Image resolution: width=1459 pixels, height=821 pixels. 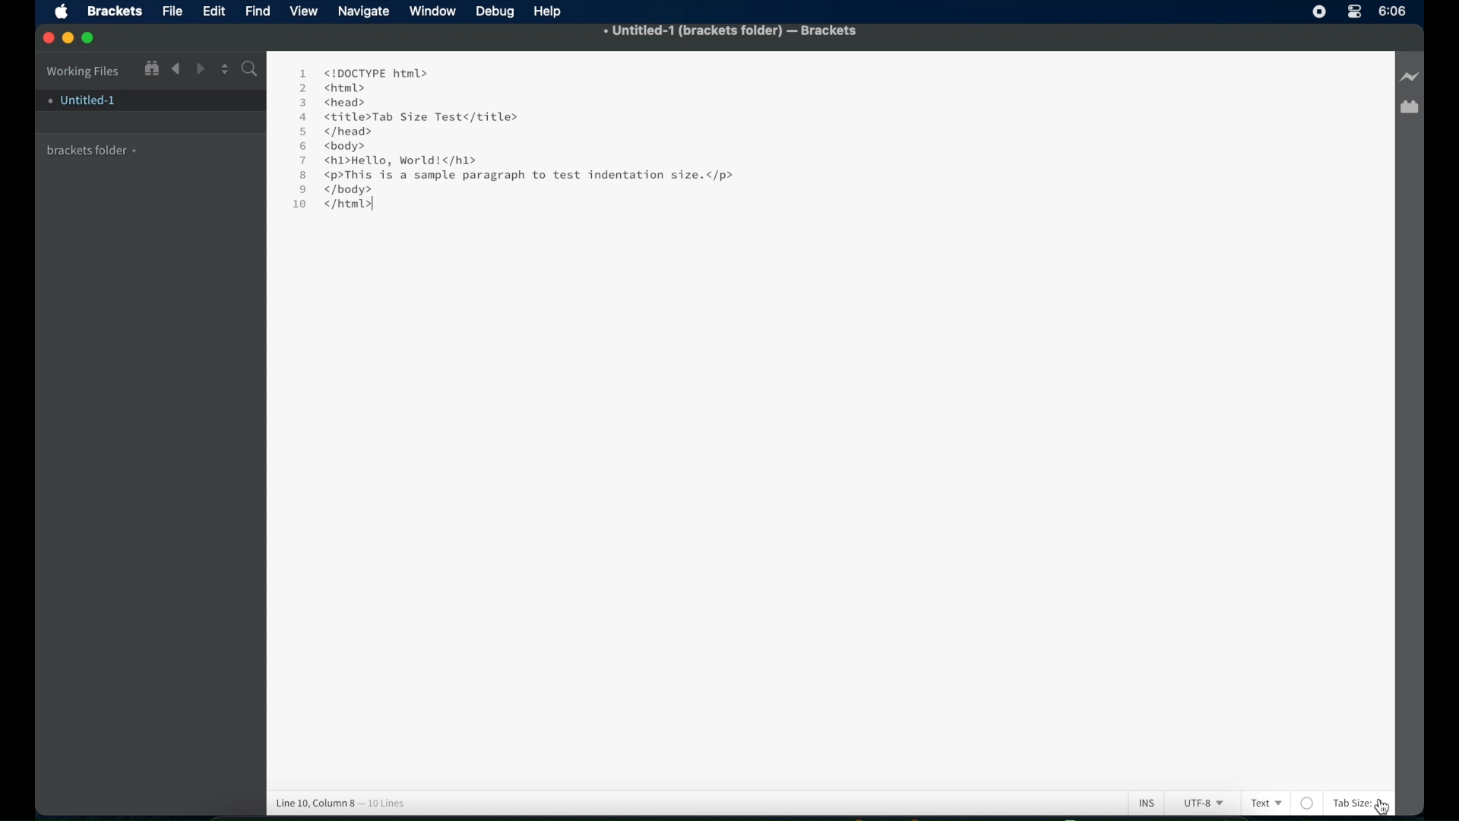 I want to click on Charging, so click(x=1409, y=78).